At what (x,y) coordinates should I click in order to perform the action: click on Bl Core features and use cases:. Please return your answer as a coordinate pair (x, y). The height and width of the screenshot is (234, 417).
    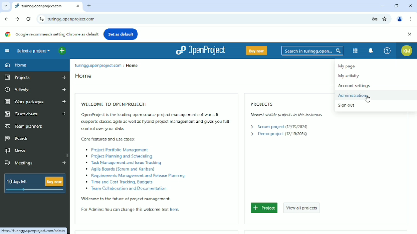
    Looking at the image, I should click on (109, 139).